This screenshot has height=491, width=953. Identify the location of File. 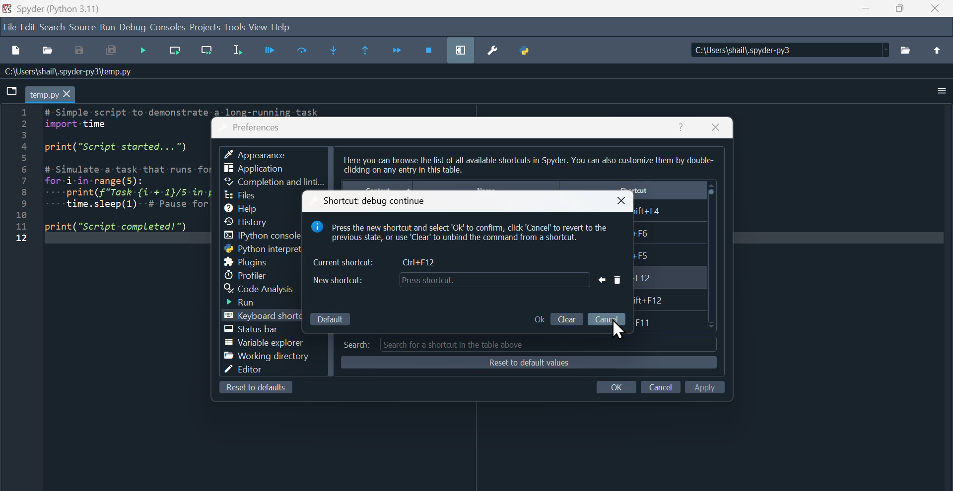
(12, 91).